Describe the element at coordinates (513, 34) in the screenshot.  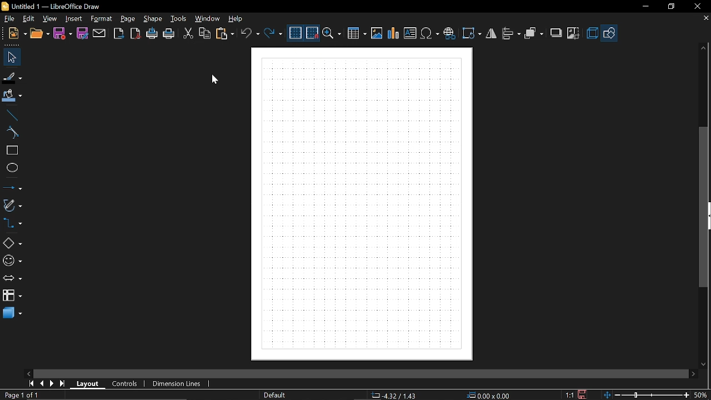
I see `align` at that location.